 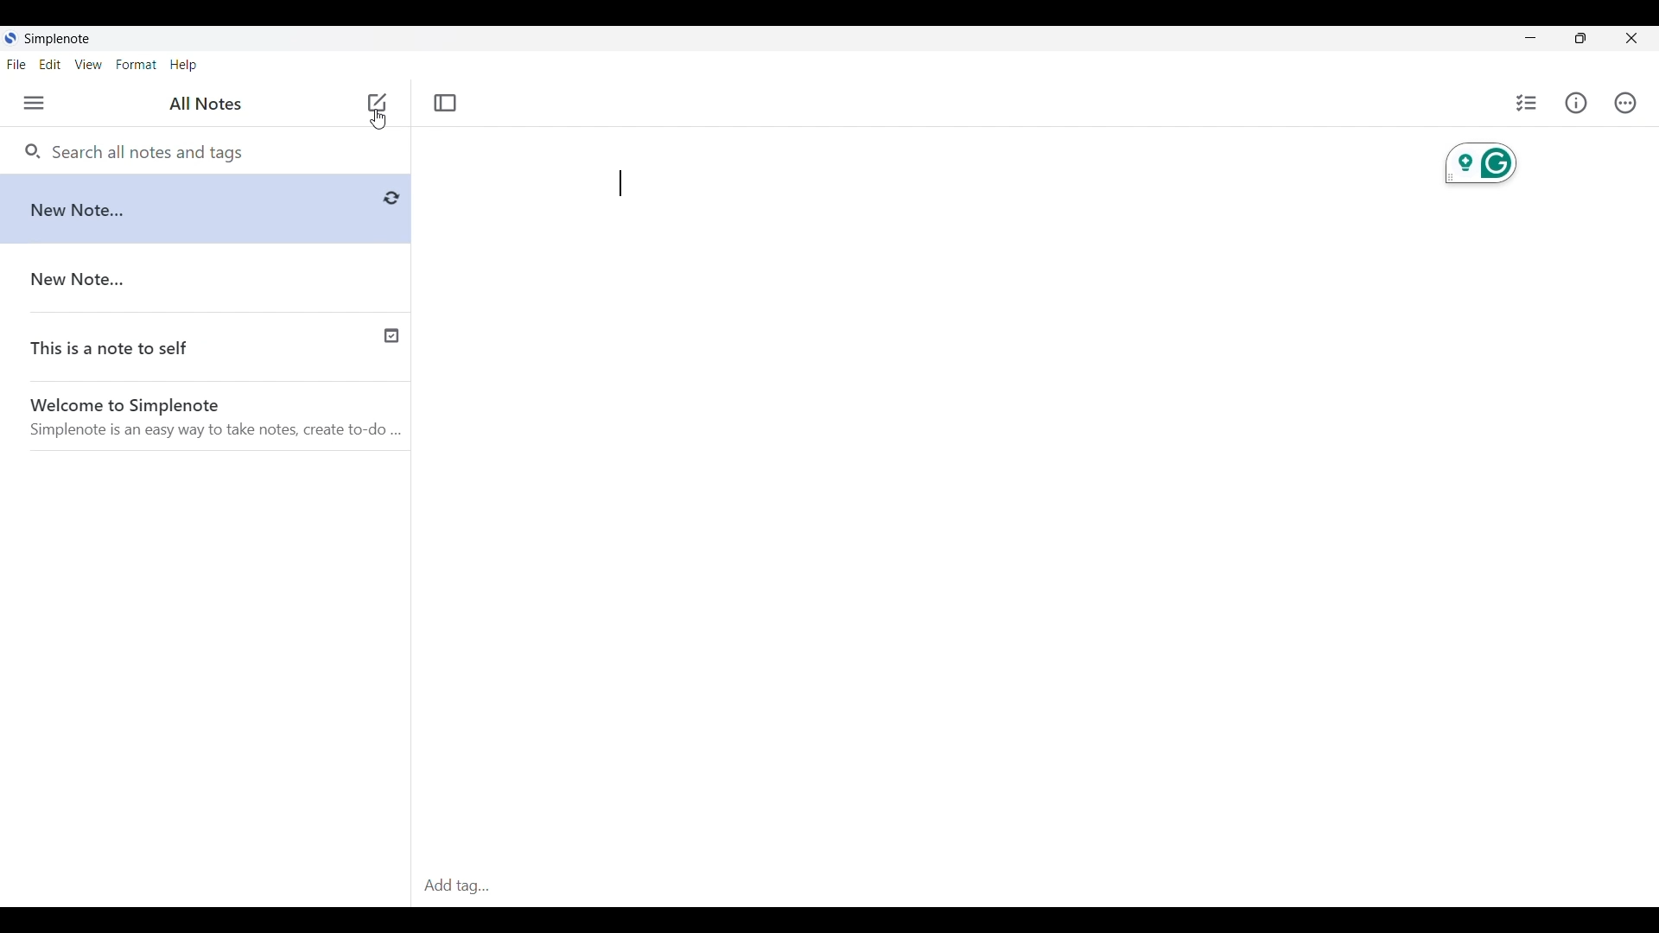 What do you see at coordinates (34, 103) in the screenshot?
I see `Menu` at bounding box center [34, 103].